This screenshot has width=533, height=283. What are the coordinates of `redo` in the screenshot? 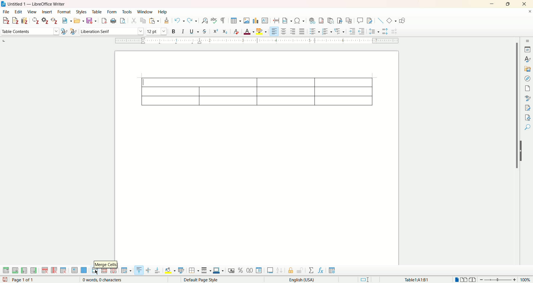 It's located at (192, 21).